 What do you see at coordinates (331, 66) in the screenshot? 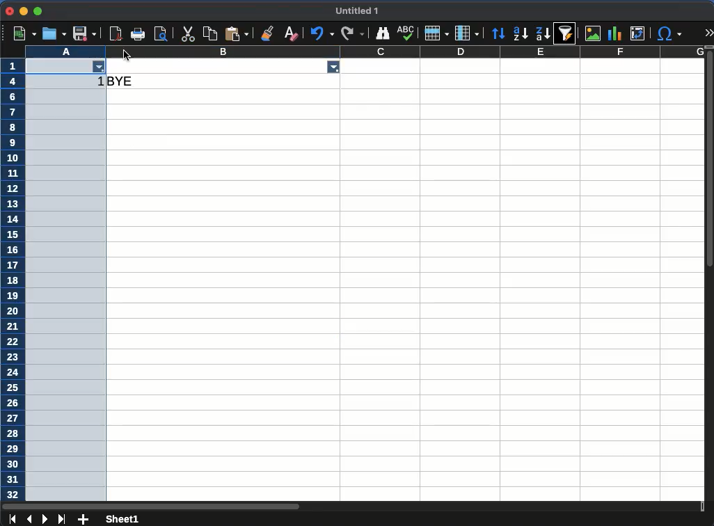
I see `filter` at bounding box center [331, 66].